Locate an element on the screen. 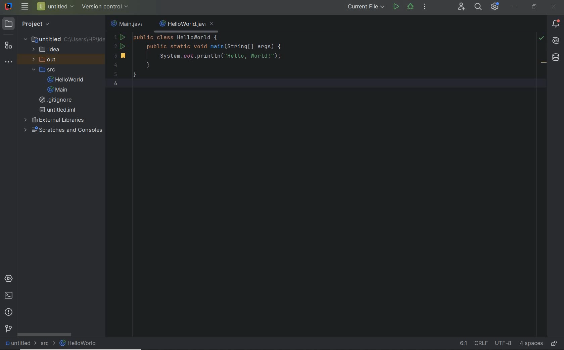  .gitignore is located at coordinates (58, 100).